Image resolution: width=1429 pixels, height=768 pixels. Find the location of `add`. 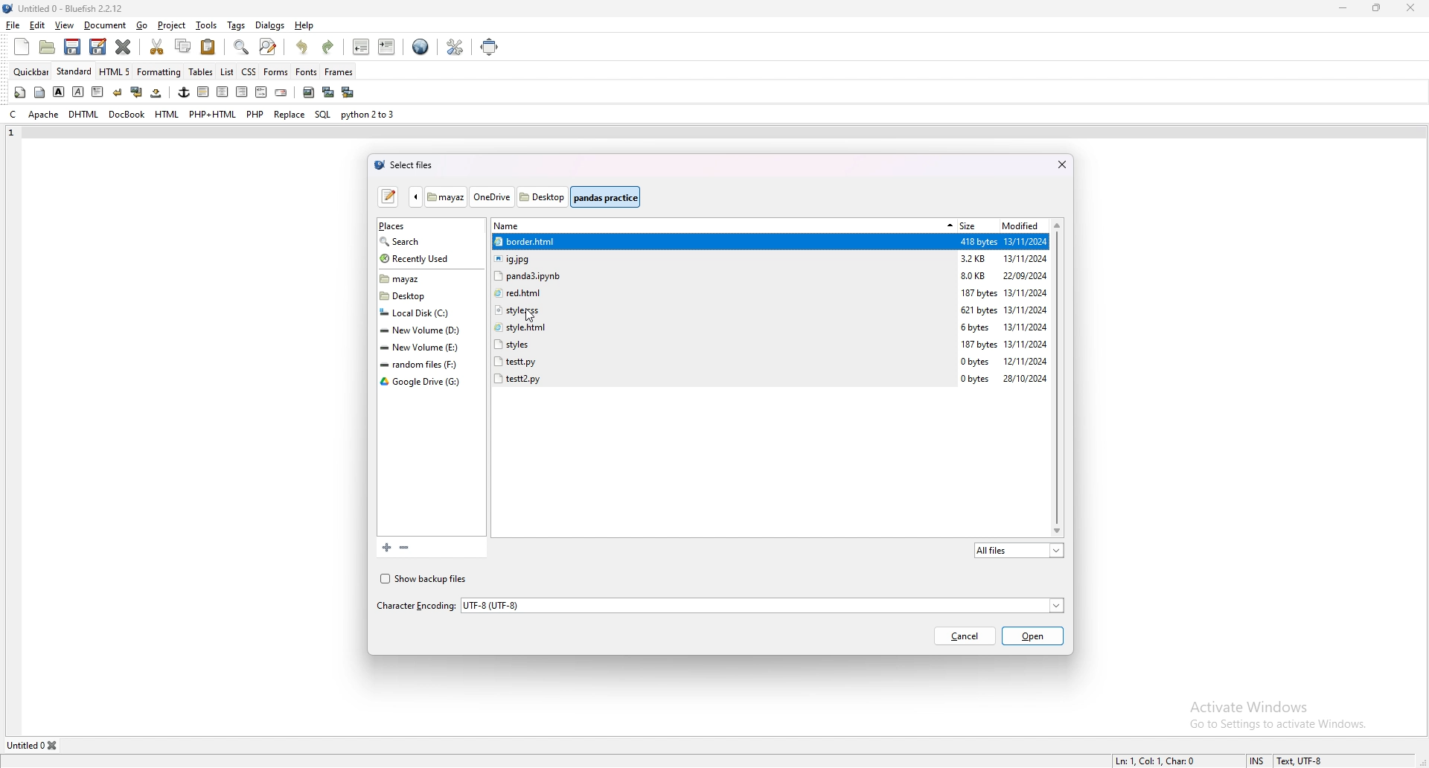

add is located at coordinates (383, 547).